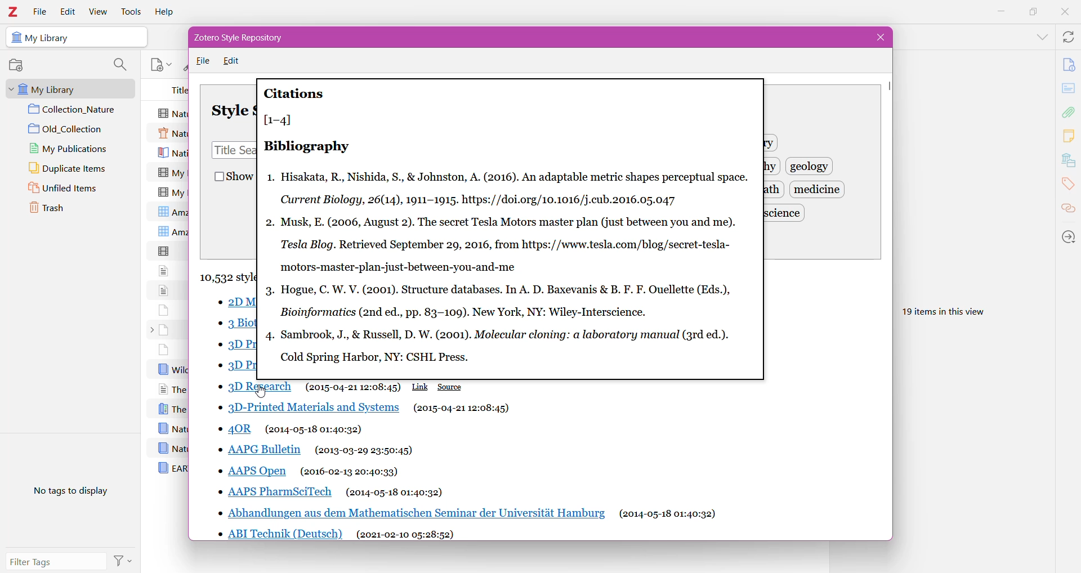  What do you see at coordinates (421, 387) in the screenshot?
I see `Link` at bounding box center [421, 387].